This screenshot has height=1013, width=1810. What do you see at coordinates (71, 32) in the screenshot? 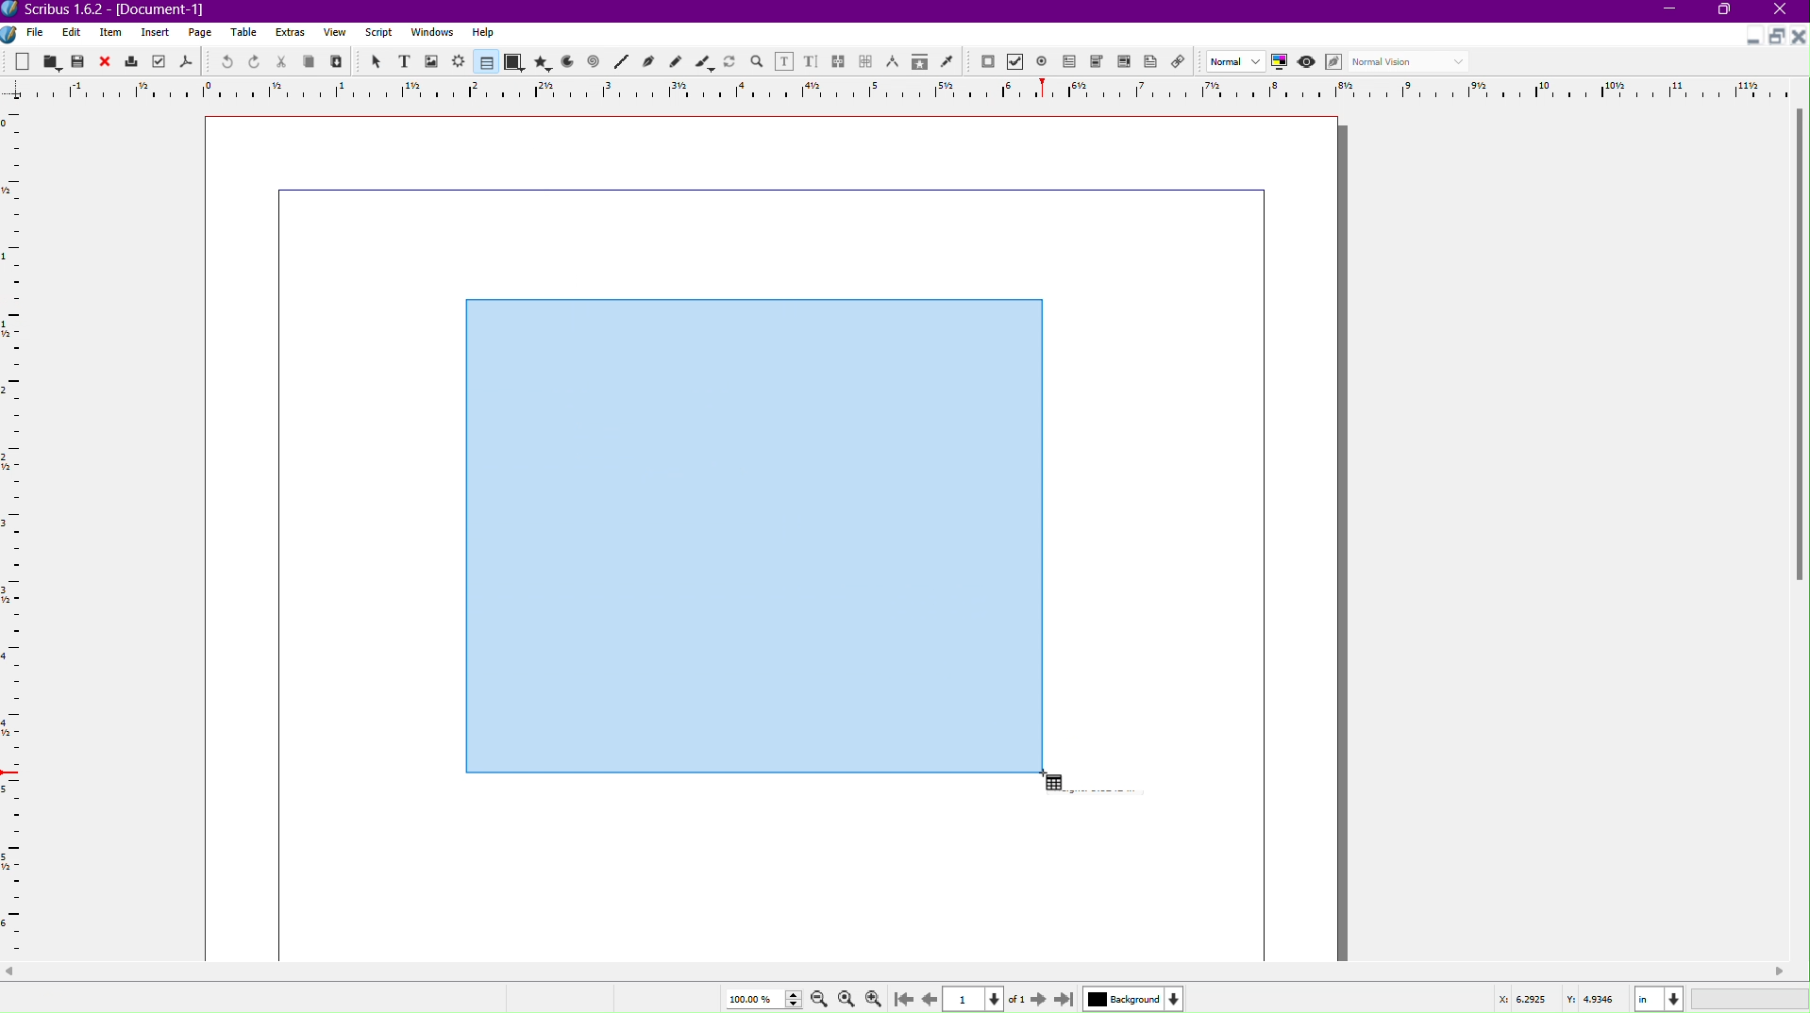
I see `Edit` at bounding box center [71, 32].